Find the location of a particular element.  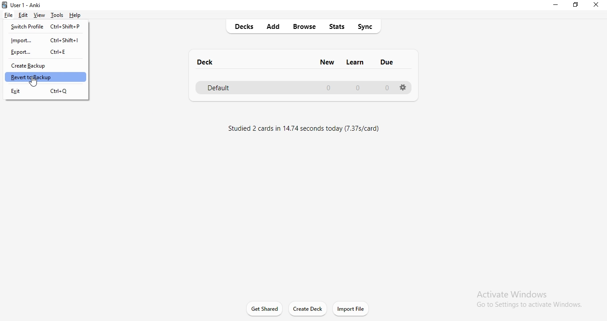

restore is located at coordinates (577, 7).